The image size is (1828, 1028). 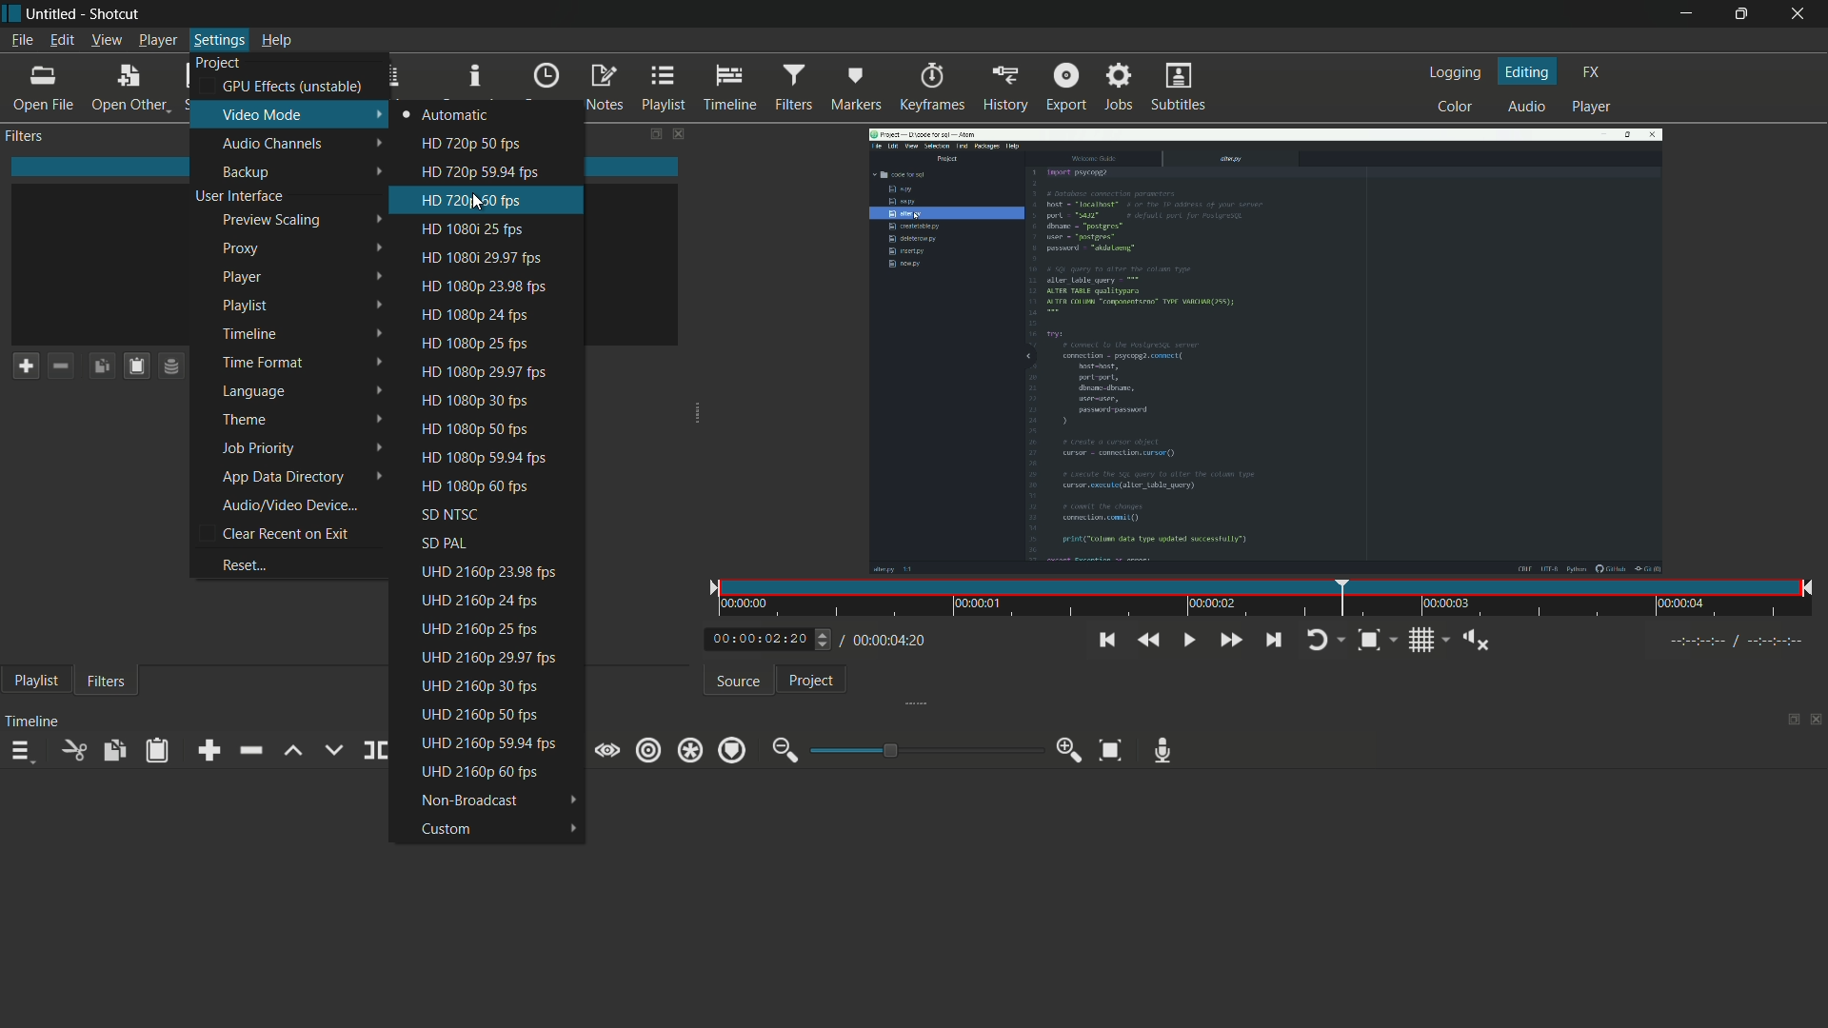 What do you see at coordinates (306, 448) in the screenshot?
I see `job priority` at bounding box center [306, 448].